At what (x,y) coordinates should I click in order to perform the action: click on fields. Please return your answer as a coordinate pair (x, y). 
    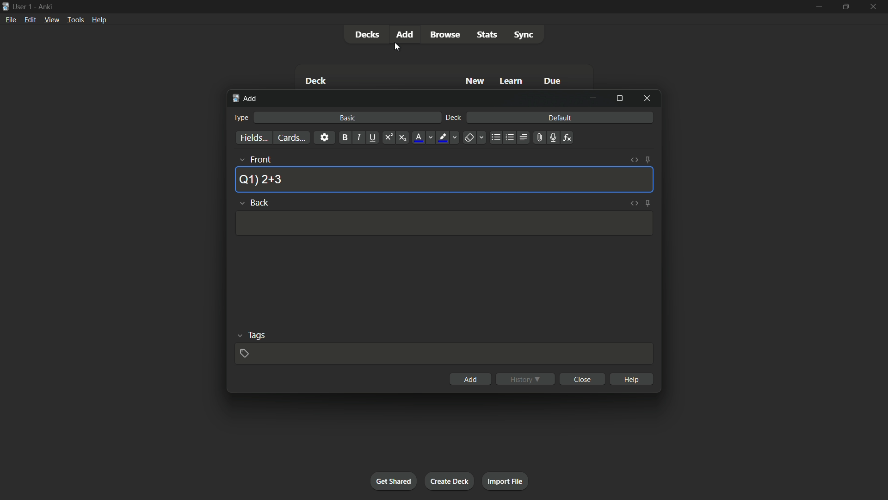
    Looking at the image, I should click on (254, 138).